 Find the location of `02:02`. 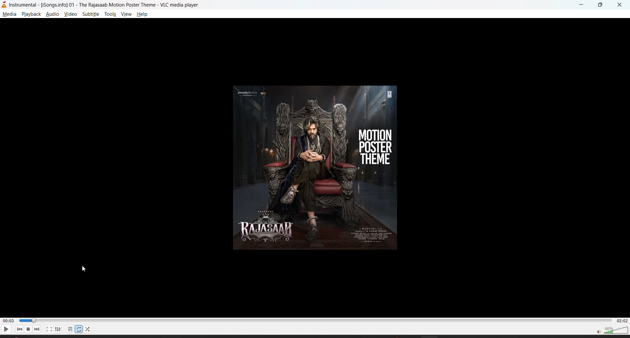

02:02 is located at coordinates (623, 321).